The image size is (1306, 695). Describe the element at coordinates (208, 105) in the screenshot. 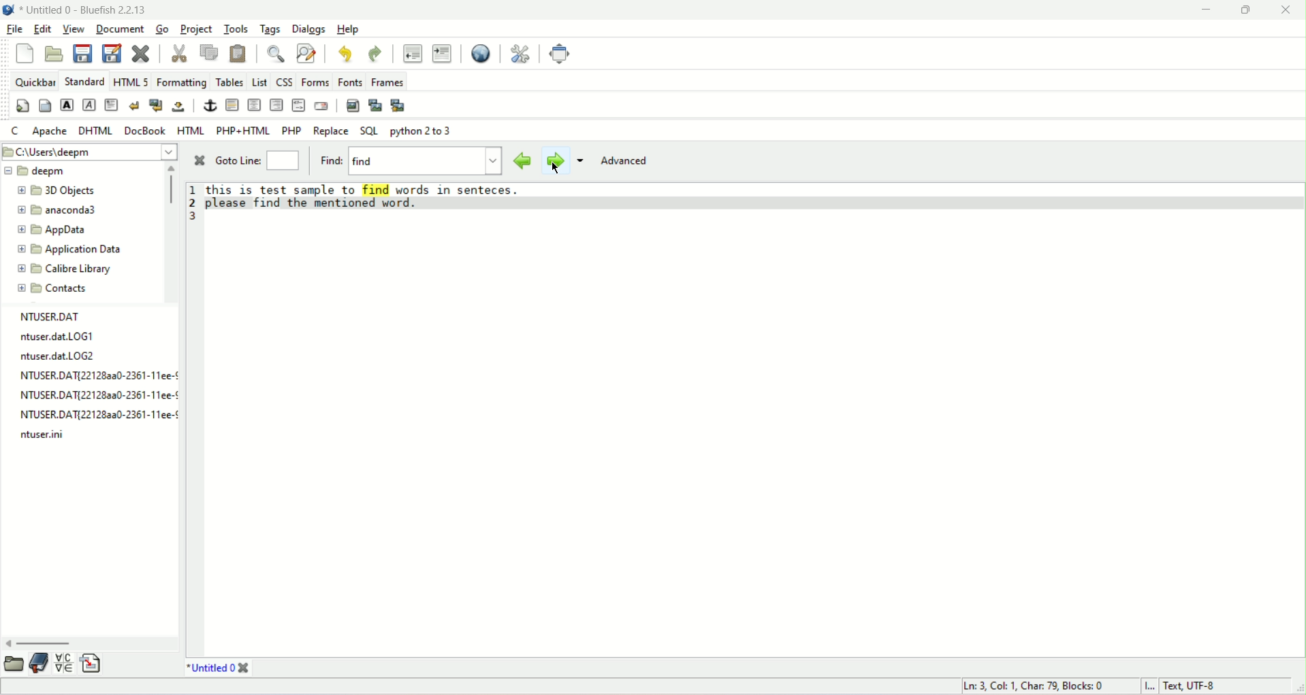

I see `anchor` at that location.